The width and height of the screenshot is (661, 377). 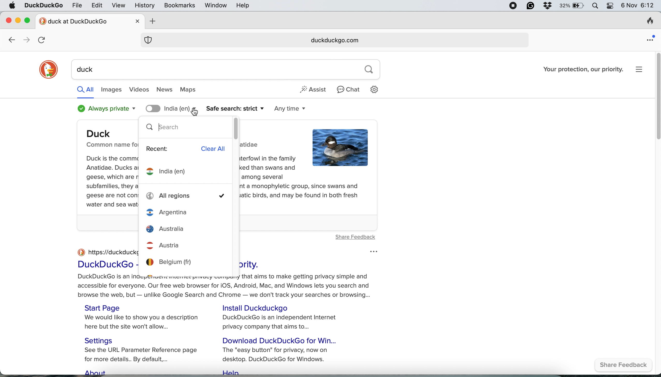 What do you see at coordinates (369, 70) in the screenshot?
I see `search button` at bounding box center [369, 70].